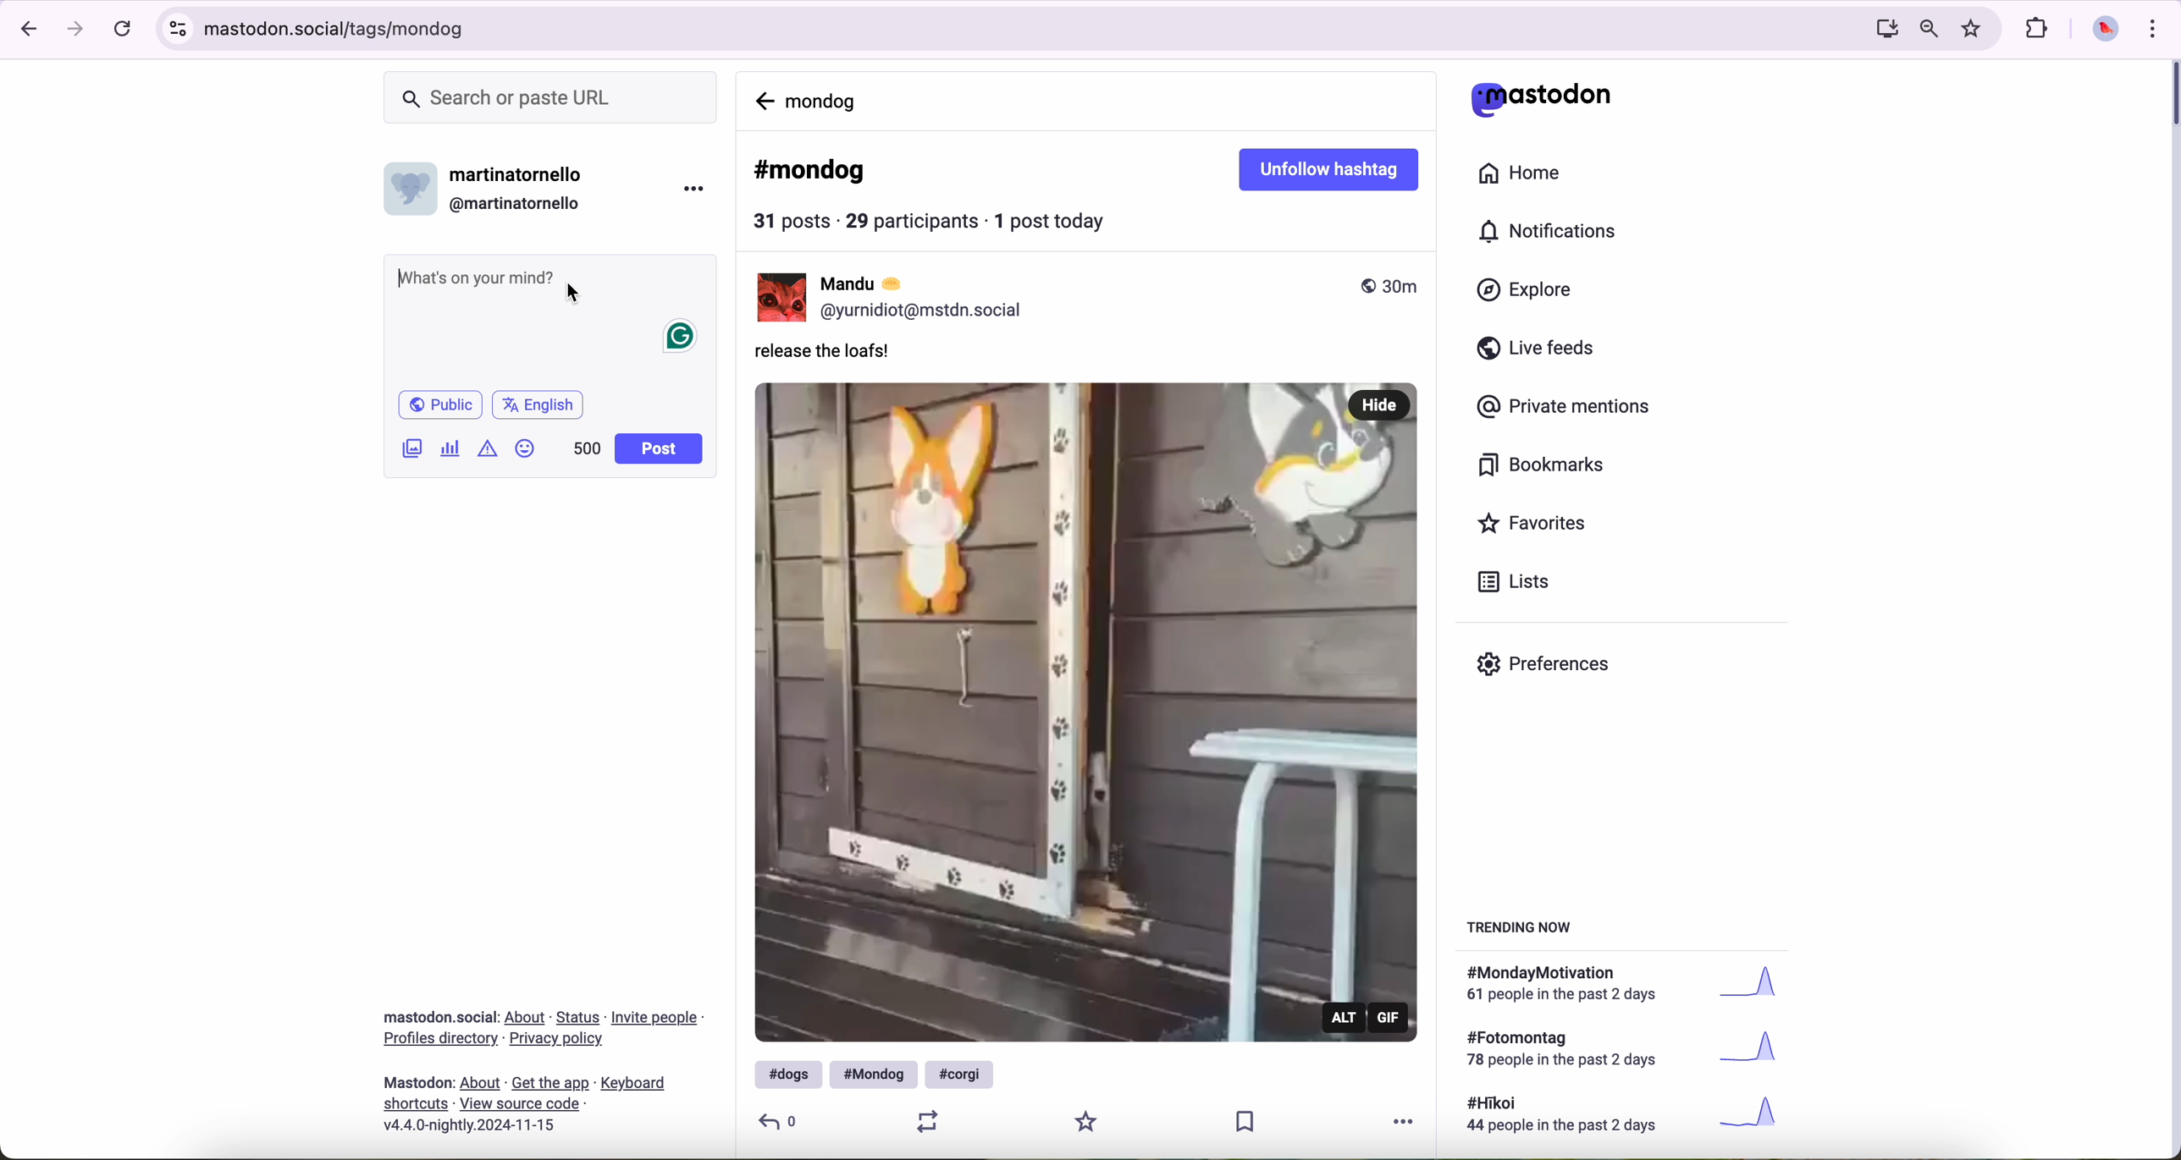 The height and width of the screenshot is (1160, 2181). What do you see at coordinates (539, 407) in the screenshot?
I see `English` at bounding box center [539, 407].